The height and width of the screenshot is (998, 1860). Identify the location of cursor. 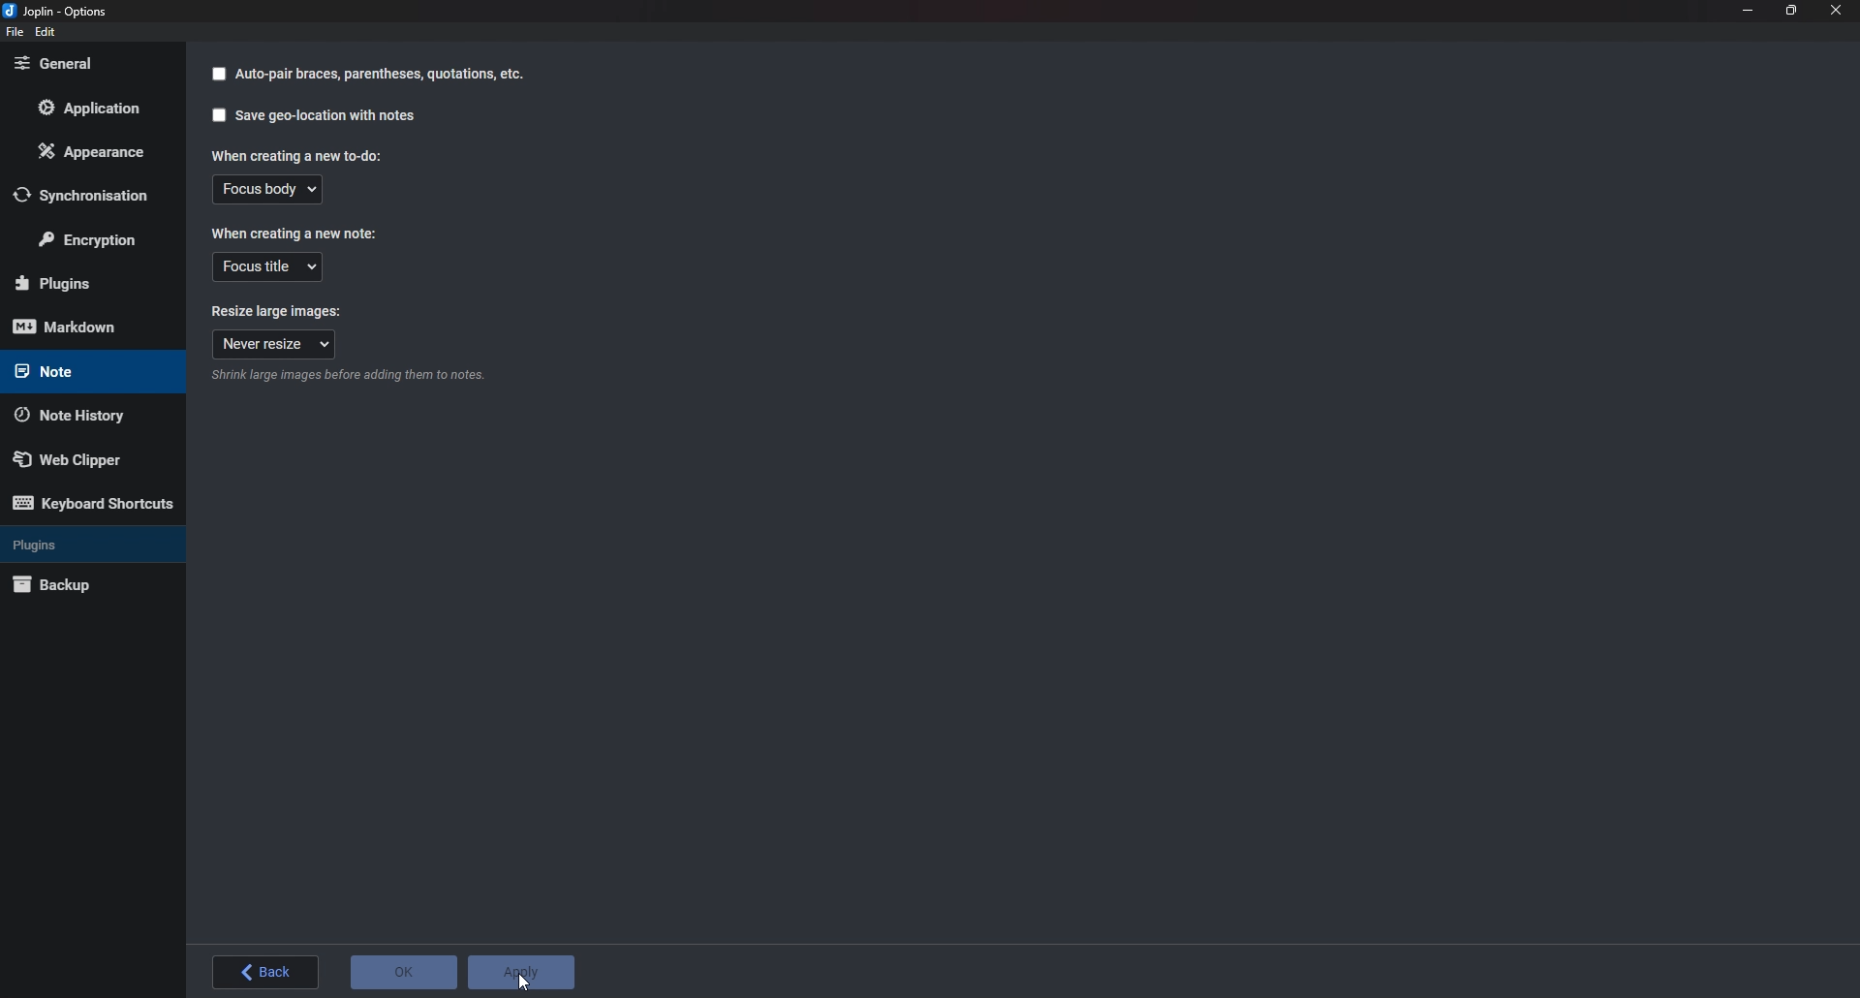
(527, 968).